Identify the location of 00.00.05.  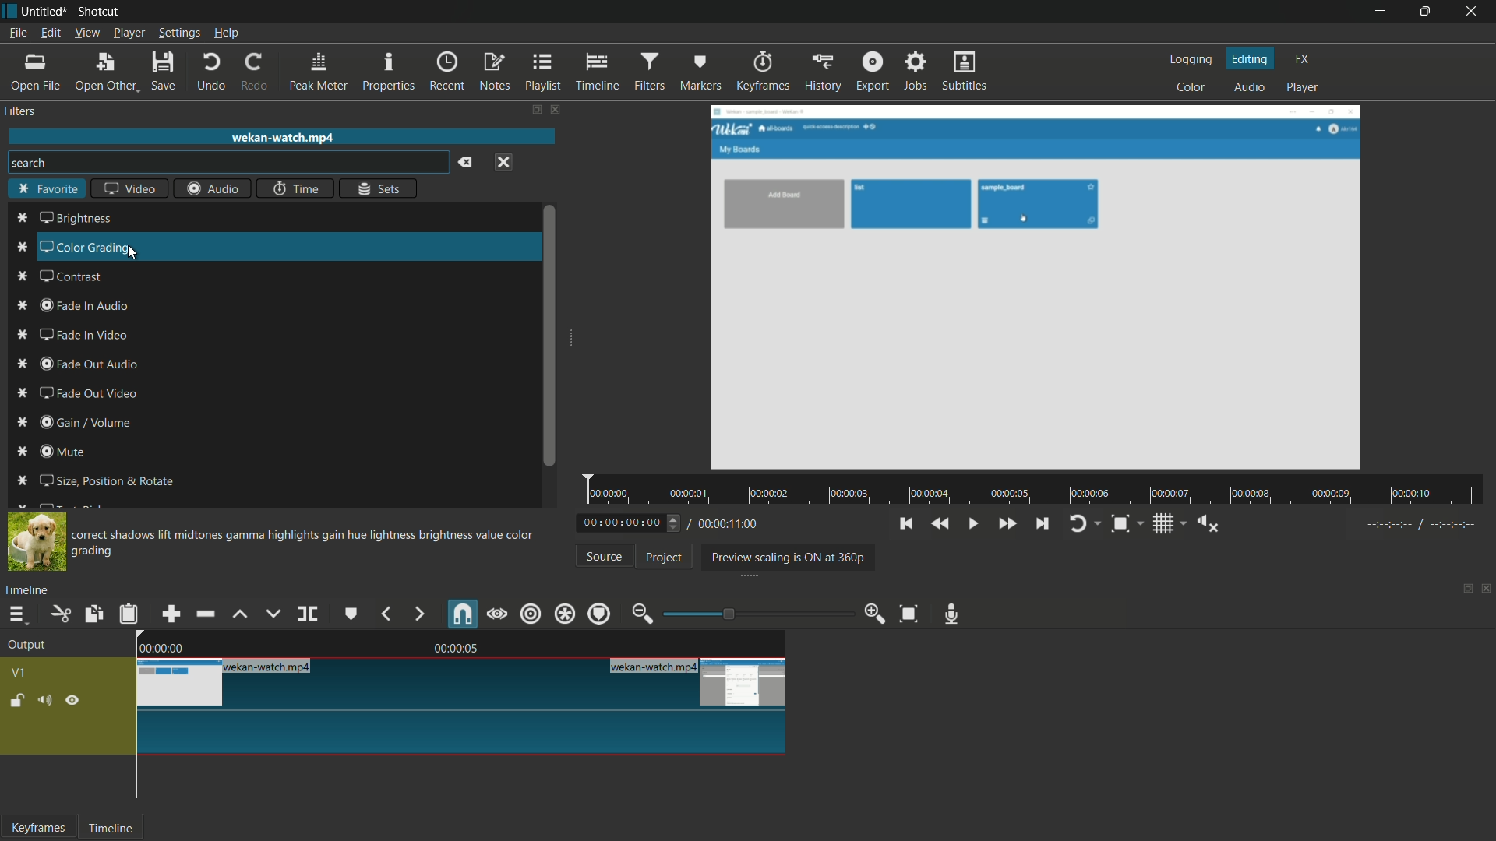
(470, 649).